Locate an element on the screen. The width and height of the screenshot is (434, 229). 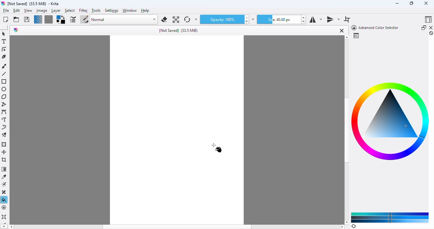
freehand path tool is located at coordinates (4, 119).